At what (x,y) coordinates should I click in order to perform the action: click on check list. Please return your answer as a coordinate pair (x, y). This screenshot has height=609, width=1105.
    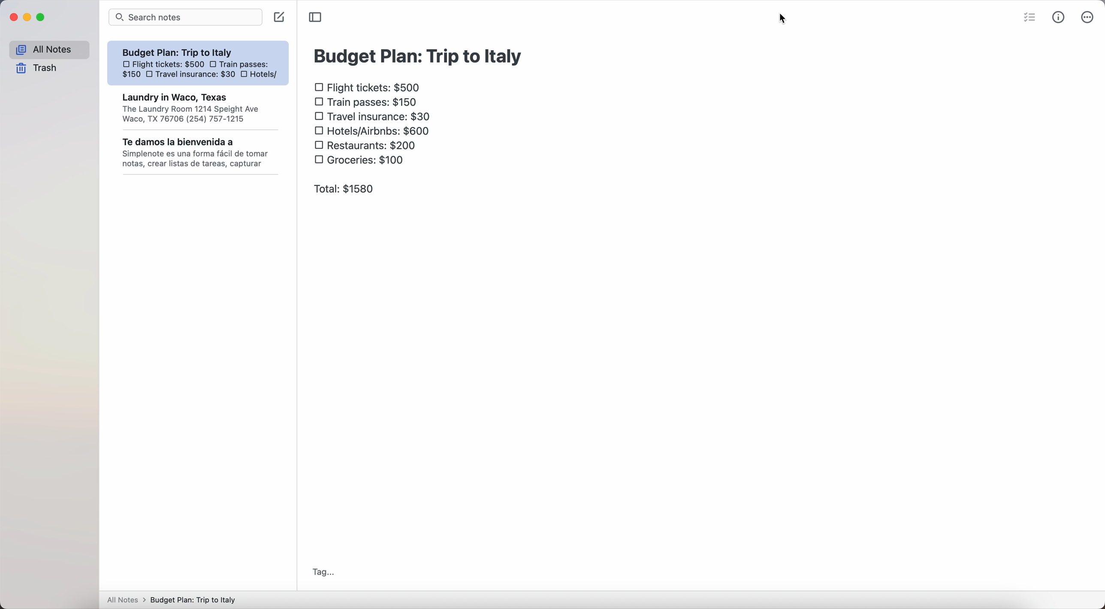
    Looking at the image, I should click on (1031, 16).